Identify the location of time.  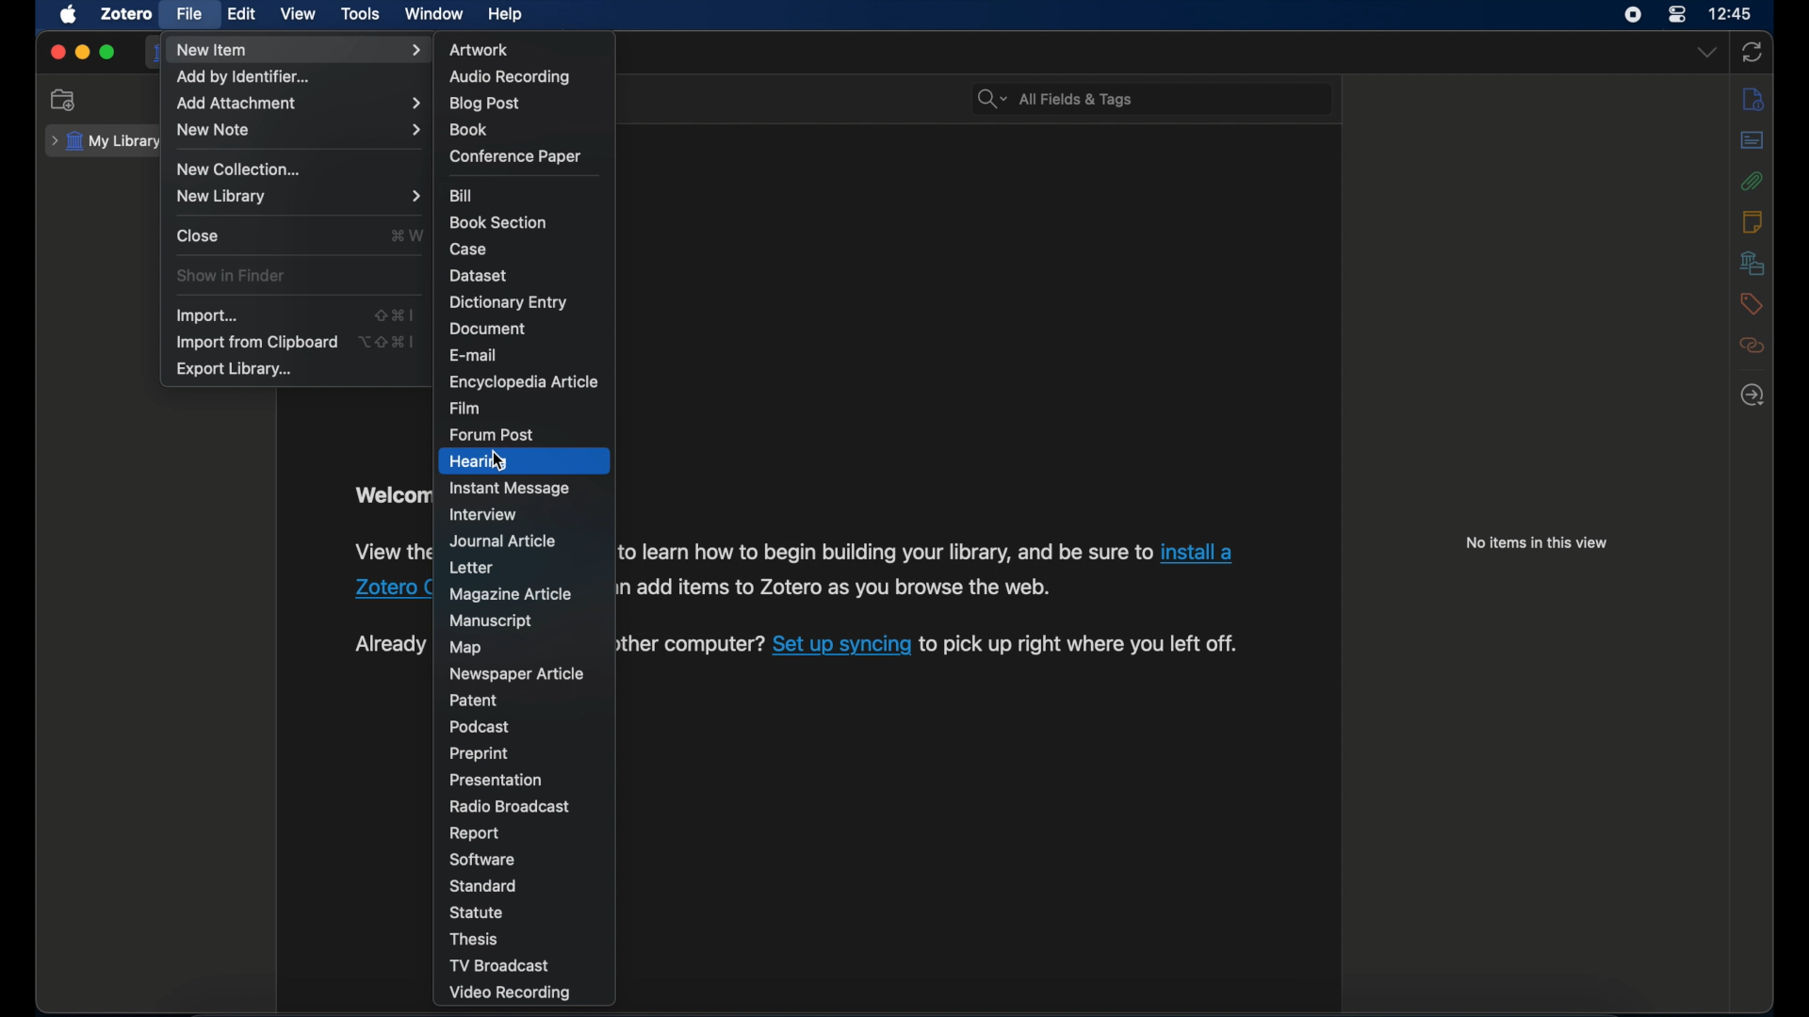
(1731, 12).